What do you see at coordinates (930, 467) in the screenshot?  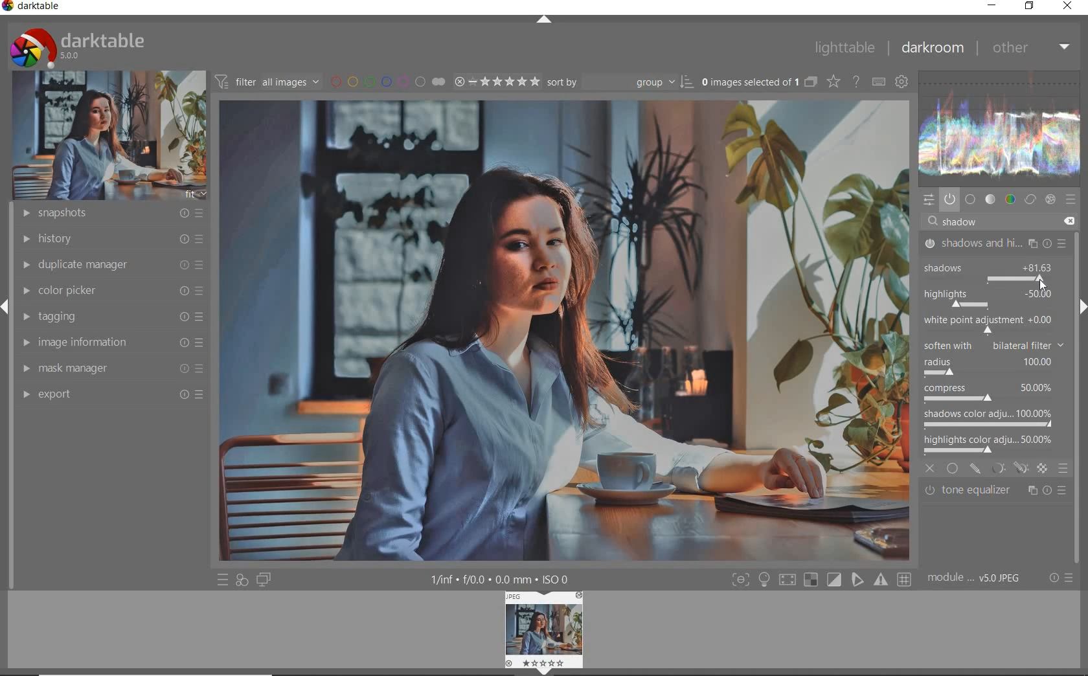 I see `close` at bounding box center [930, 467].